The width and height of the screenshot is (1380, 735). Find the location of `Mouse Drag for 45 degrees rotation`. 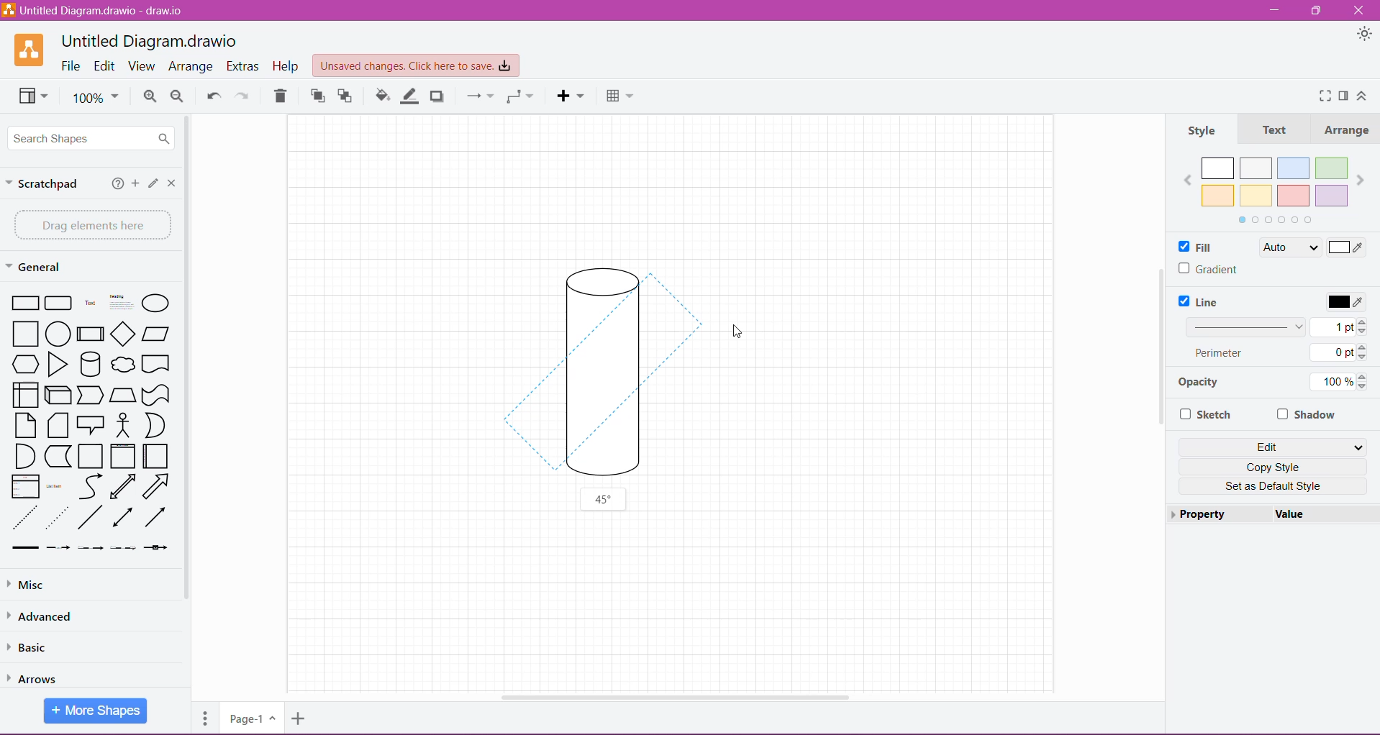

Mouse Drag for 45 degrees rotation is located at coordinates (597, 376).